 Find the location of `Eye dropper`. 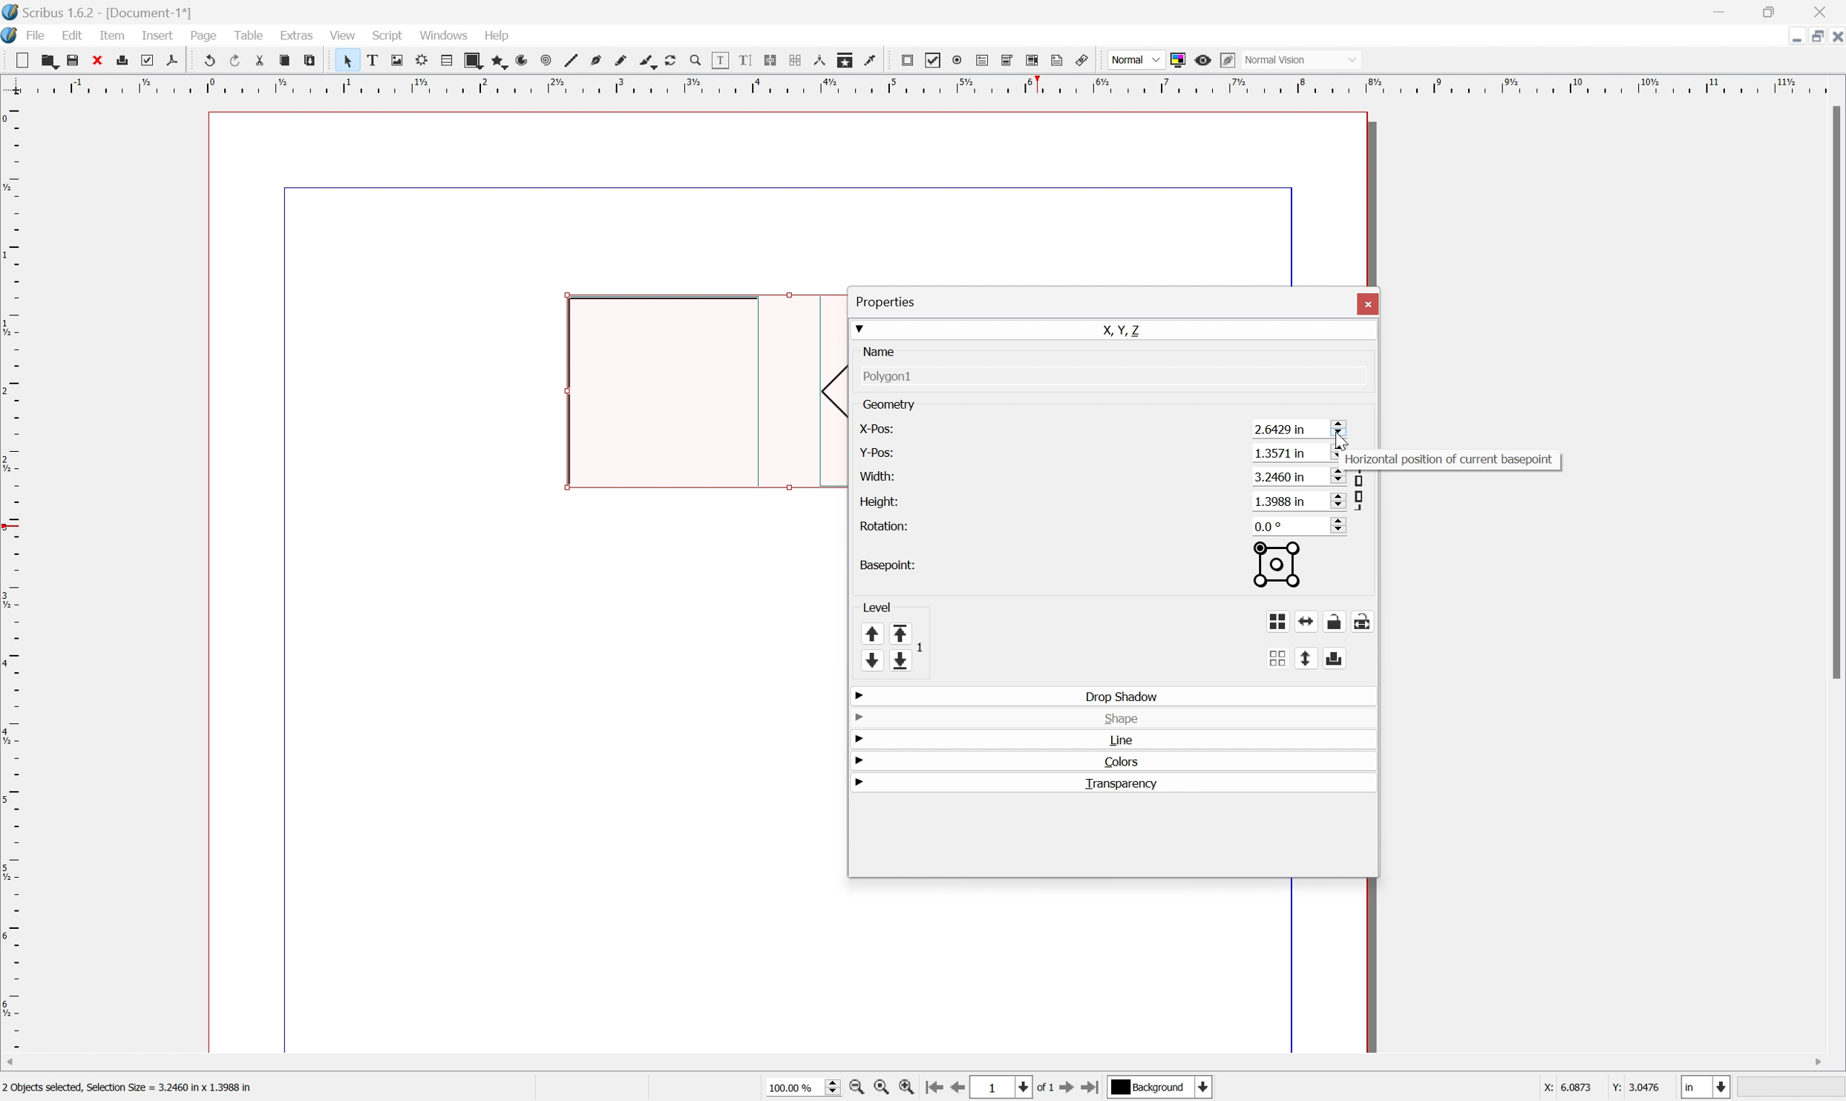

Eye dropper is located at coordinates (871, 59).